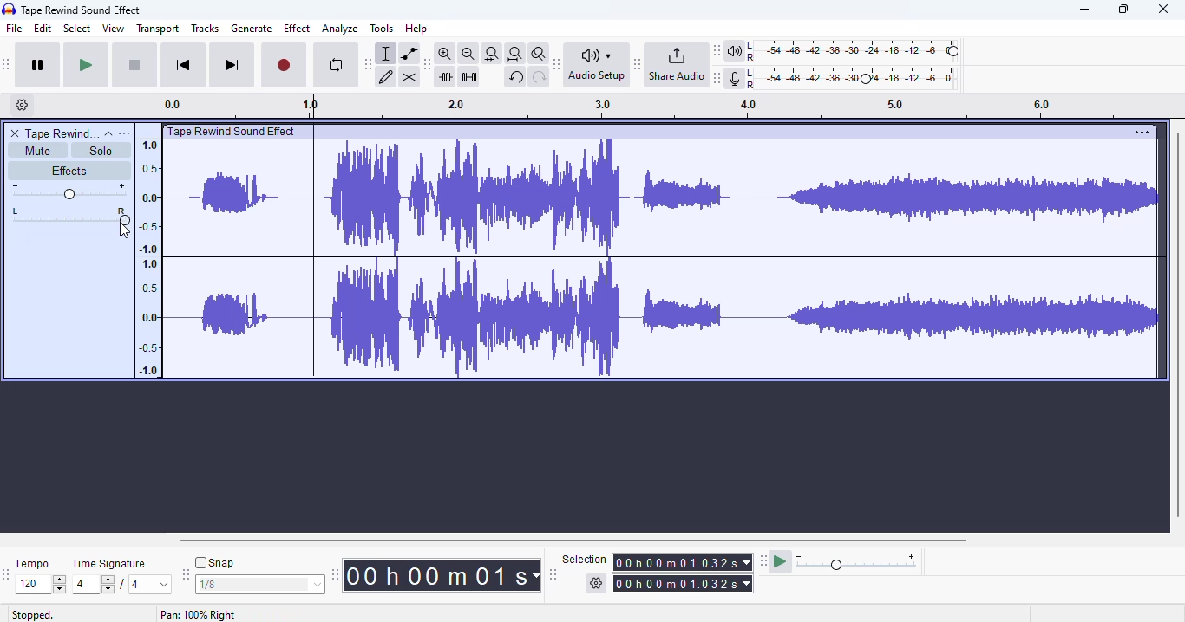 This screenshot has height=622, width=1185. I want to click on timeline, so click(650, 107).